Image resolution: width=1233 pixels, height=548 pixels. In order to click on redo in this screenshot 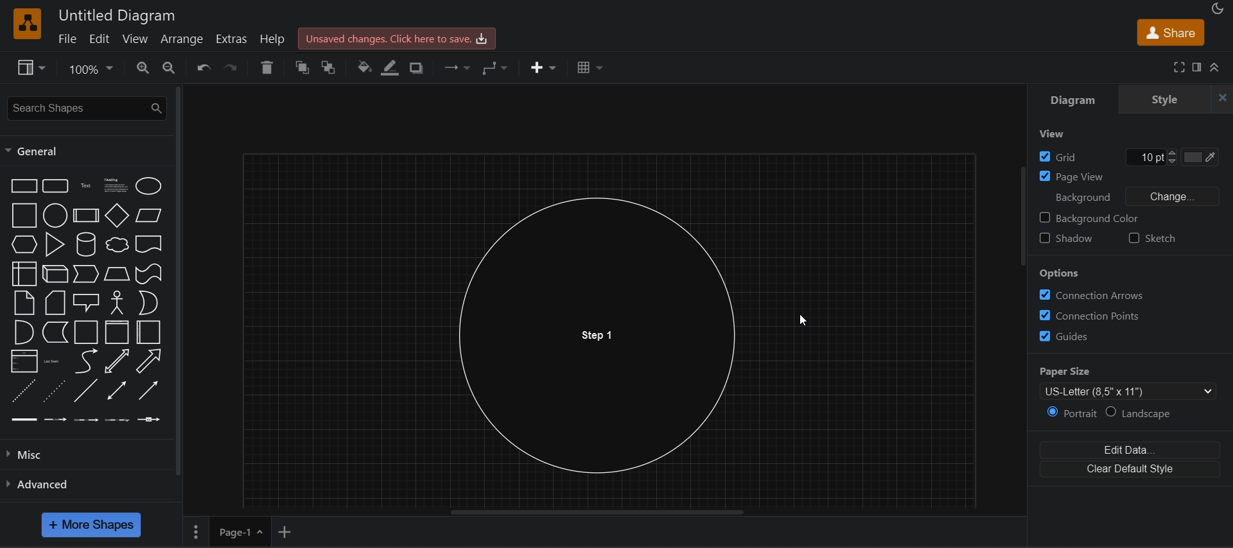, I will do `click(202, 70)`.